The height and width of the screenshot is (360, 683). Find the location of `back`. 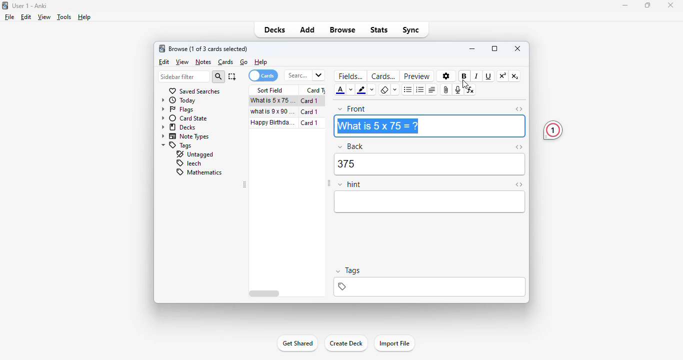

back is located at coordinates (351, 146).